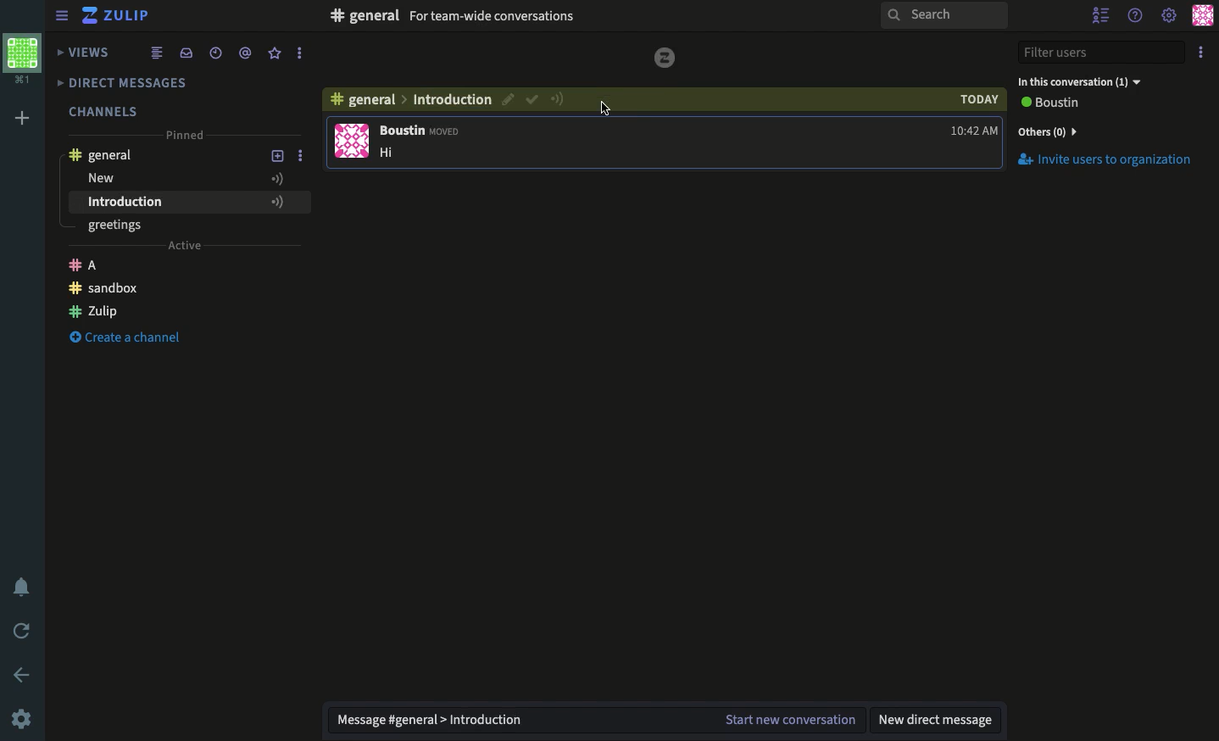 The image size is (1219, 741). I want to click on Invite Users to Organization, so click(1106, 161).